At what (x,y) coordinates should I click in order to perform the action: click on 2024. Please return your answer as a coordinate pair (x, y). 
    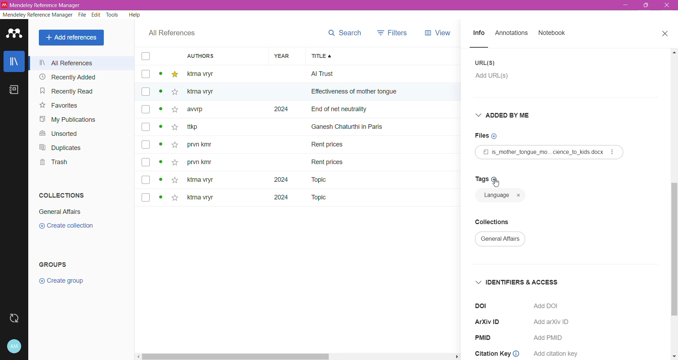
    Looking at the image, I should click on (279, 109).